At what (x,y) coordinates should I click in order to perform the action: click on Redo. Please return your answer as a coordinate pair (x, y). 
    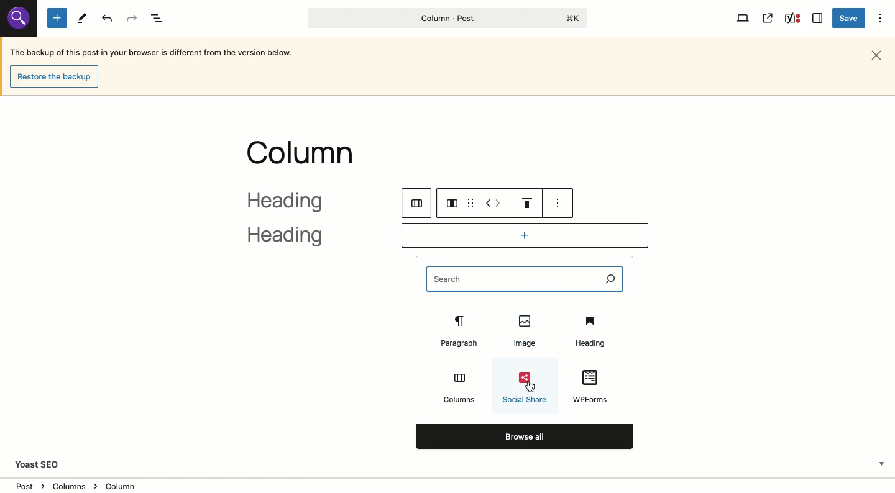
    Looking at the image, I should click on (132, 19).